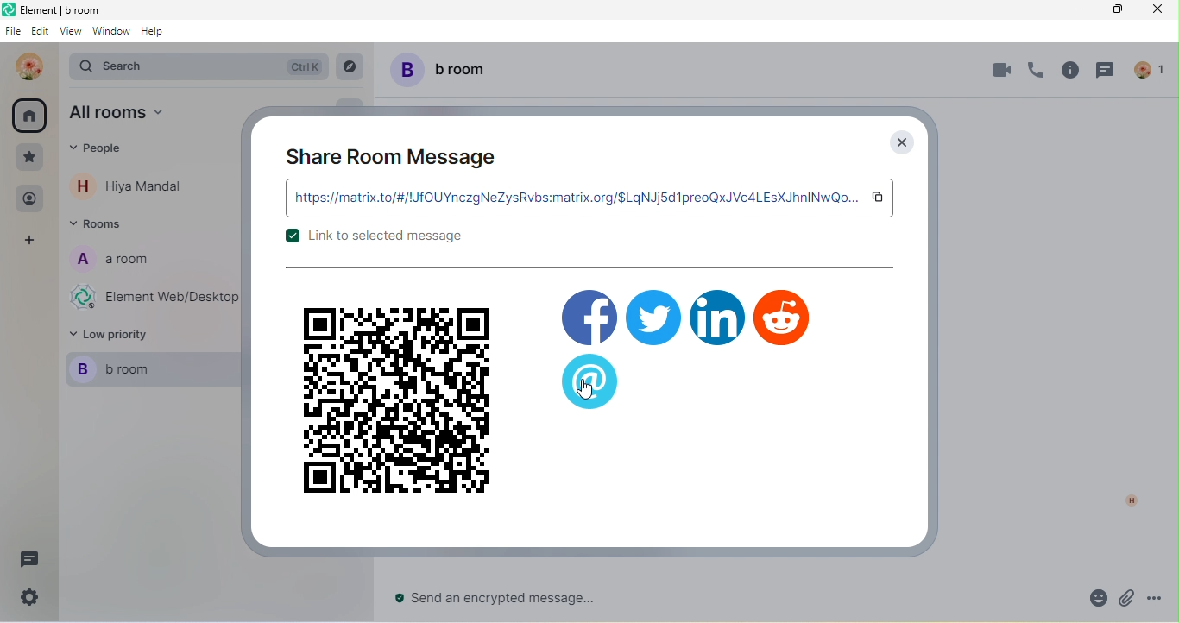 Image resolution: width=1179 pixels, height=623 pixels. Describe the element at coordinates (900, 142) in the screenshot. I see `close` at that location.